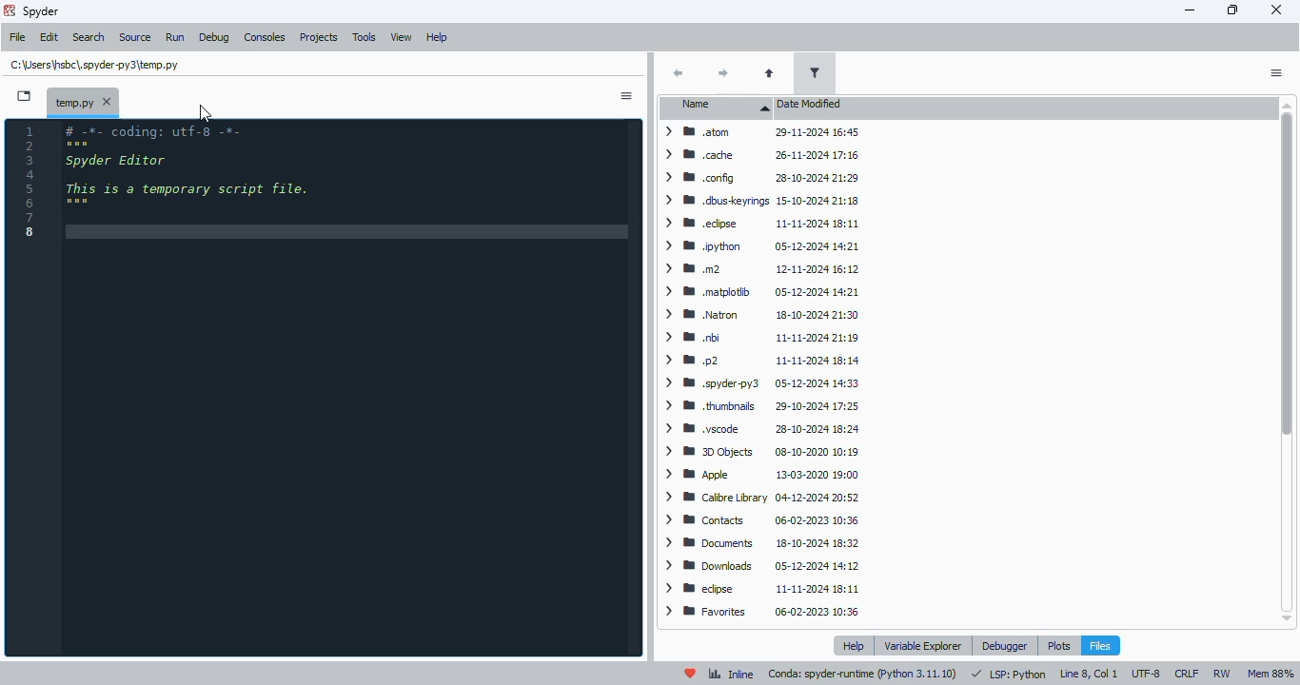 This screenshot has width=1300, height=685. I want to click on variable explorer, so click(923, 644).